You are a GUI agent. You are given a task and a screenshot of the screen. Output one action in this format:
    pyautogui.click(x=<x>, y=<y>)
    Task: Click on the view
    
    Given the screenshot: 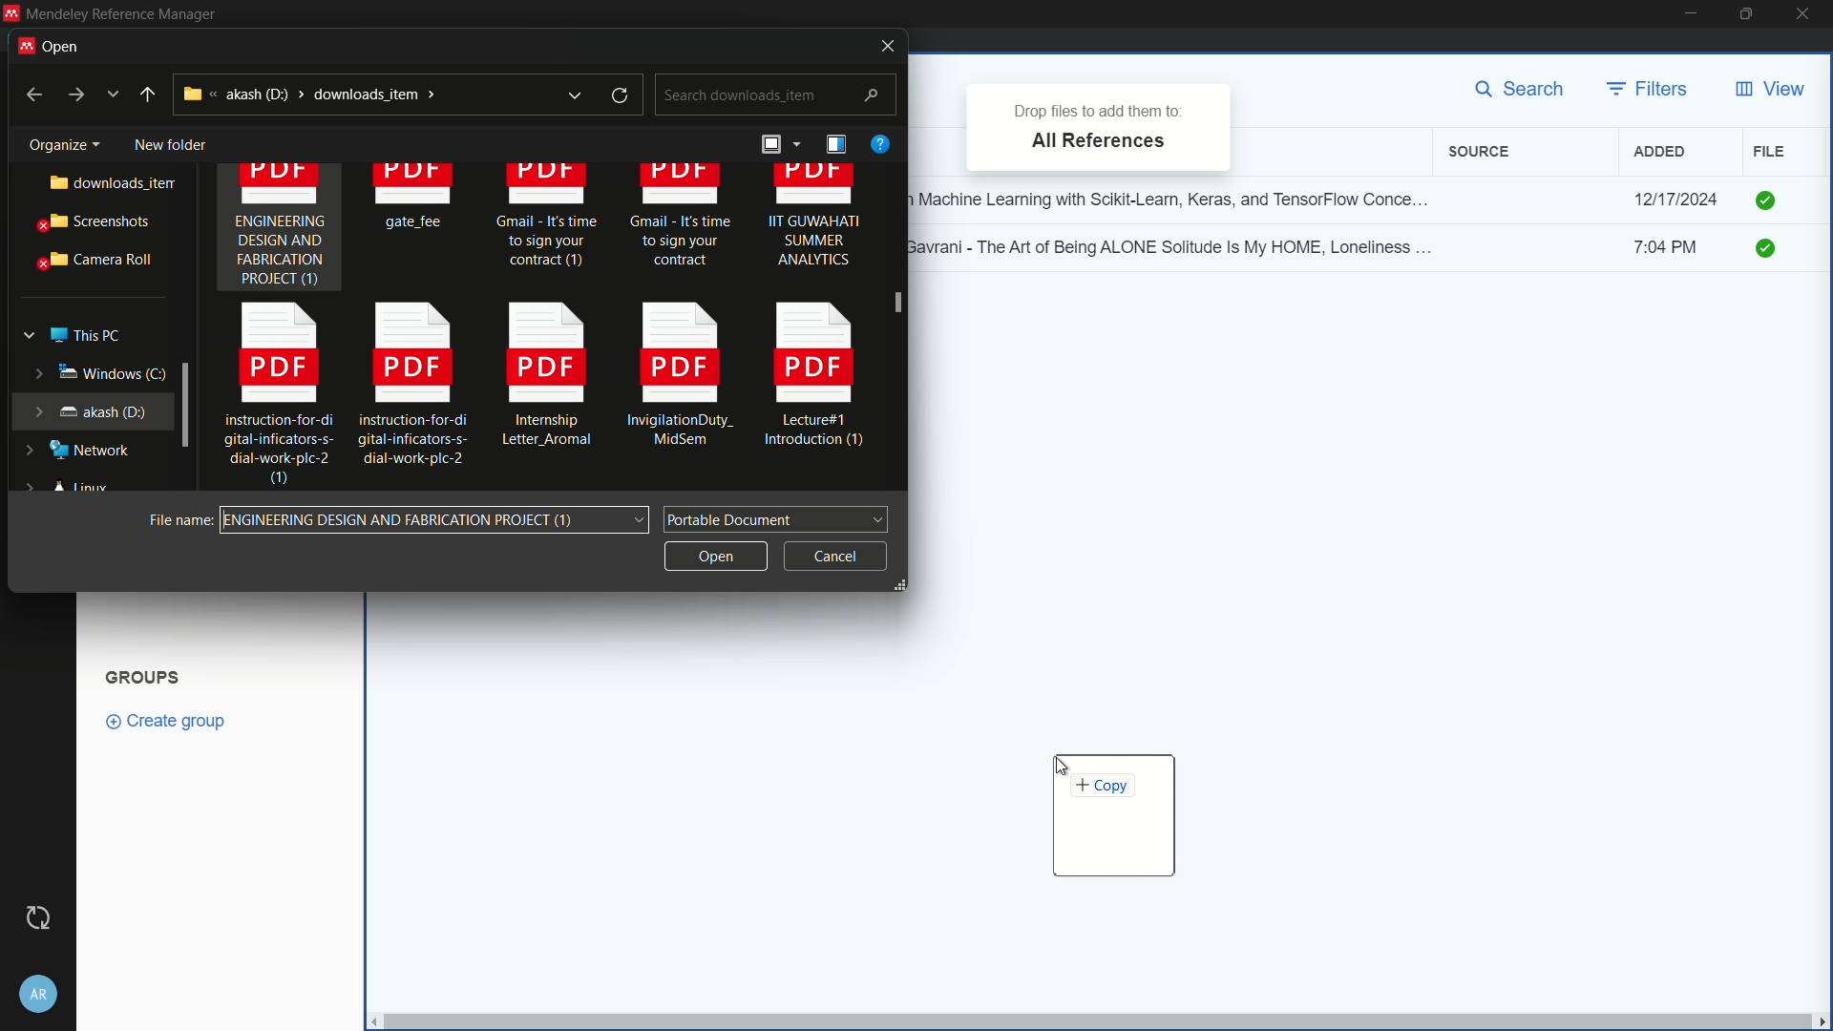 What is the action you would take?
    pyautogui.click(x=1769, y=90)
    